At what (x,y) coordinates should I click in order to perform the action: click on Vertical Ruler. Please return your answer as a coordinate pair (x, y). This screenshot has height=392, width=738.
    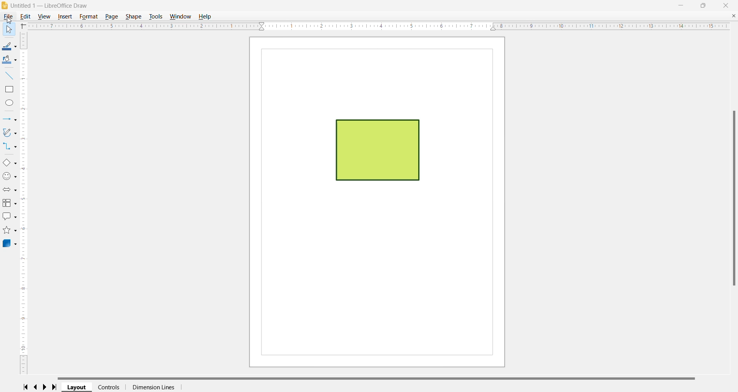
    Looking at the image, I should click on (24, 203).